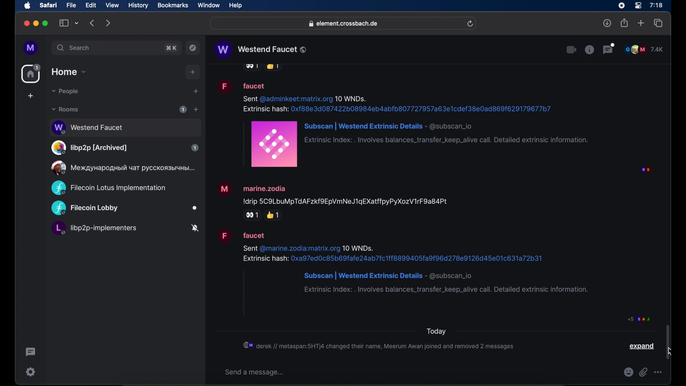 This screenshot has width=686, height=386. What do you see at coordinates (470, 24) in the screenshot?
I see `refresh` at bounding box center [470, 24].